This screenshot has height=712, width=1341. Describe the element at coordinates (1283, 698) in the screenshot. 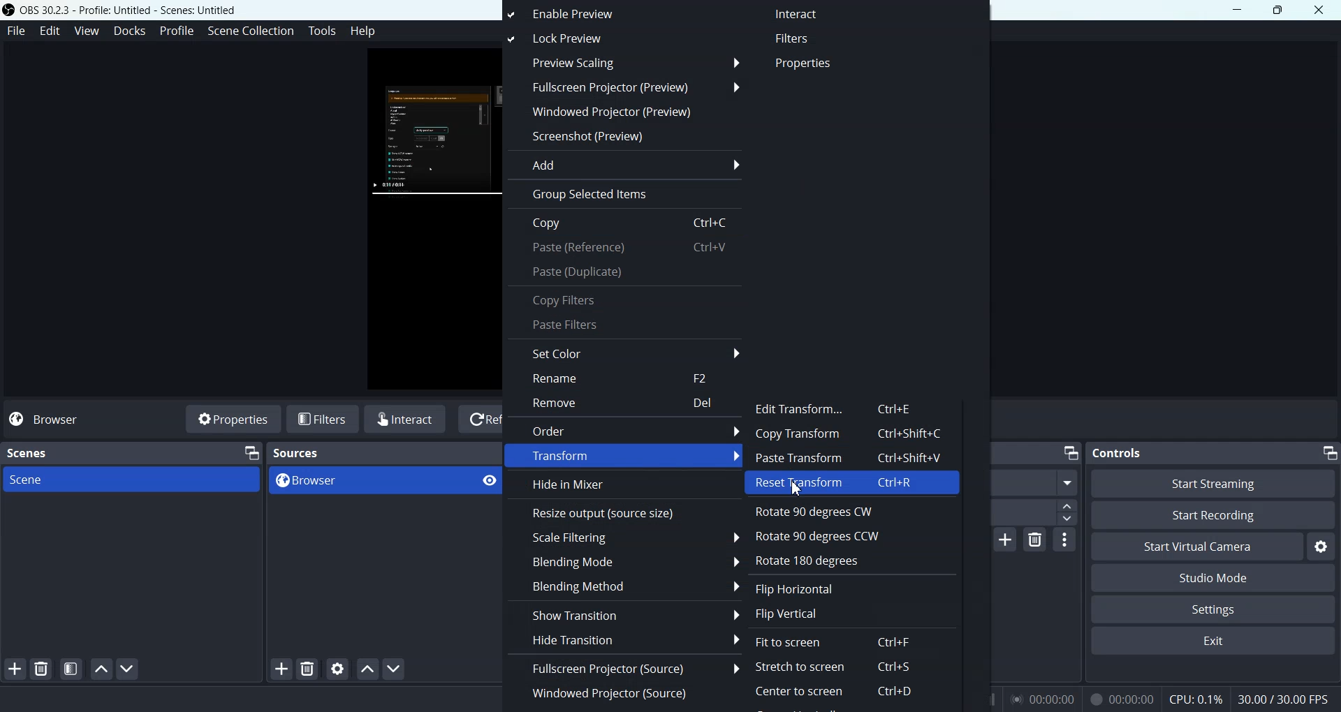

I see `30.00 / 30.00 FPS` at that location.